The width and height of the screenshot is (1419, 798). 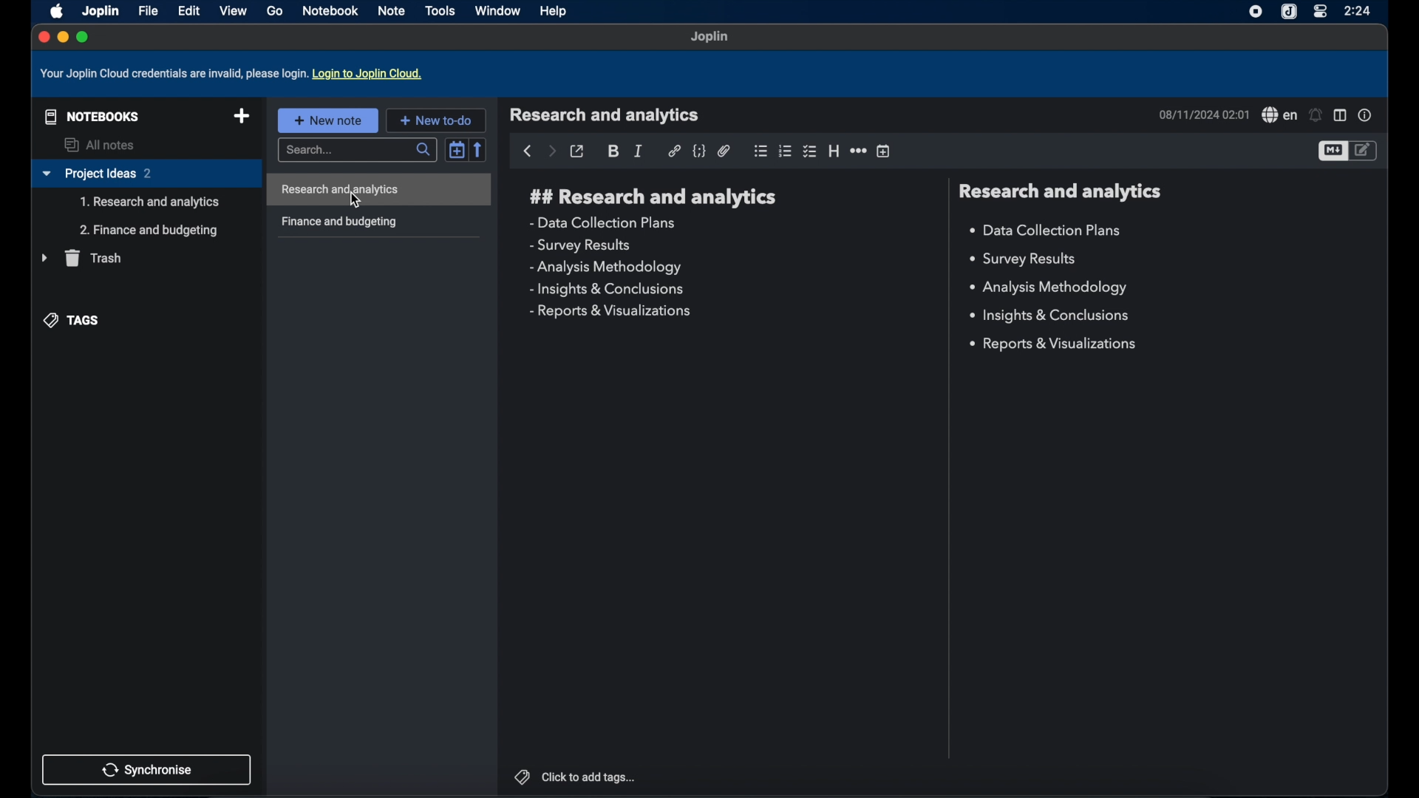 What do you see at coordinates (710, 38) in the screenshot?
I see `Joplin` at bounding box center [710, 38].